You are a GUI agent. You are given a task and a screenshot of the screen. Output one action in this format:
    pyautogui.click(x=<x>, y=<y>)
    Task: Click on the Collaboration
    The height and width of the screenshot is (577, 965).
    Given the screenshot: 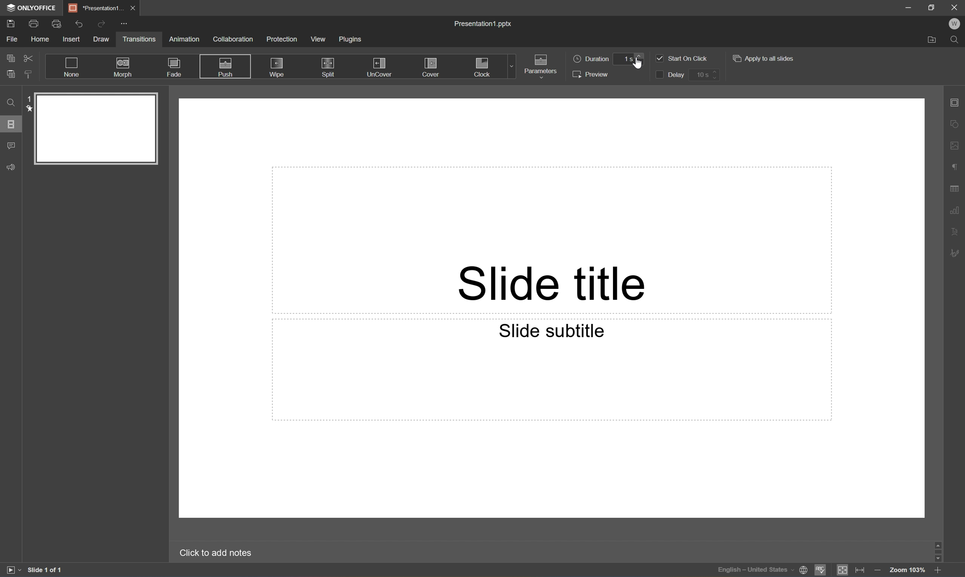 What is the action you would take?
    pyautogui.click(x=233, y=42)
    